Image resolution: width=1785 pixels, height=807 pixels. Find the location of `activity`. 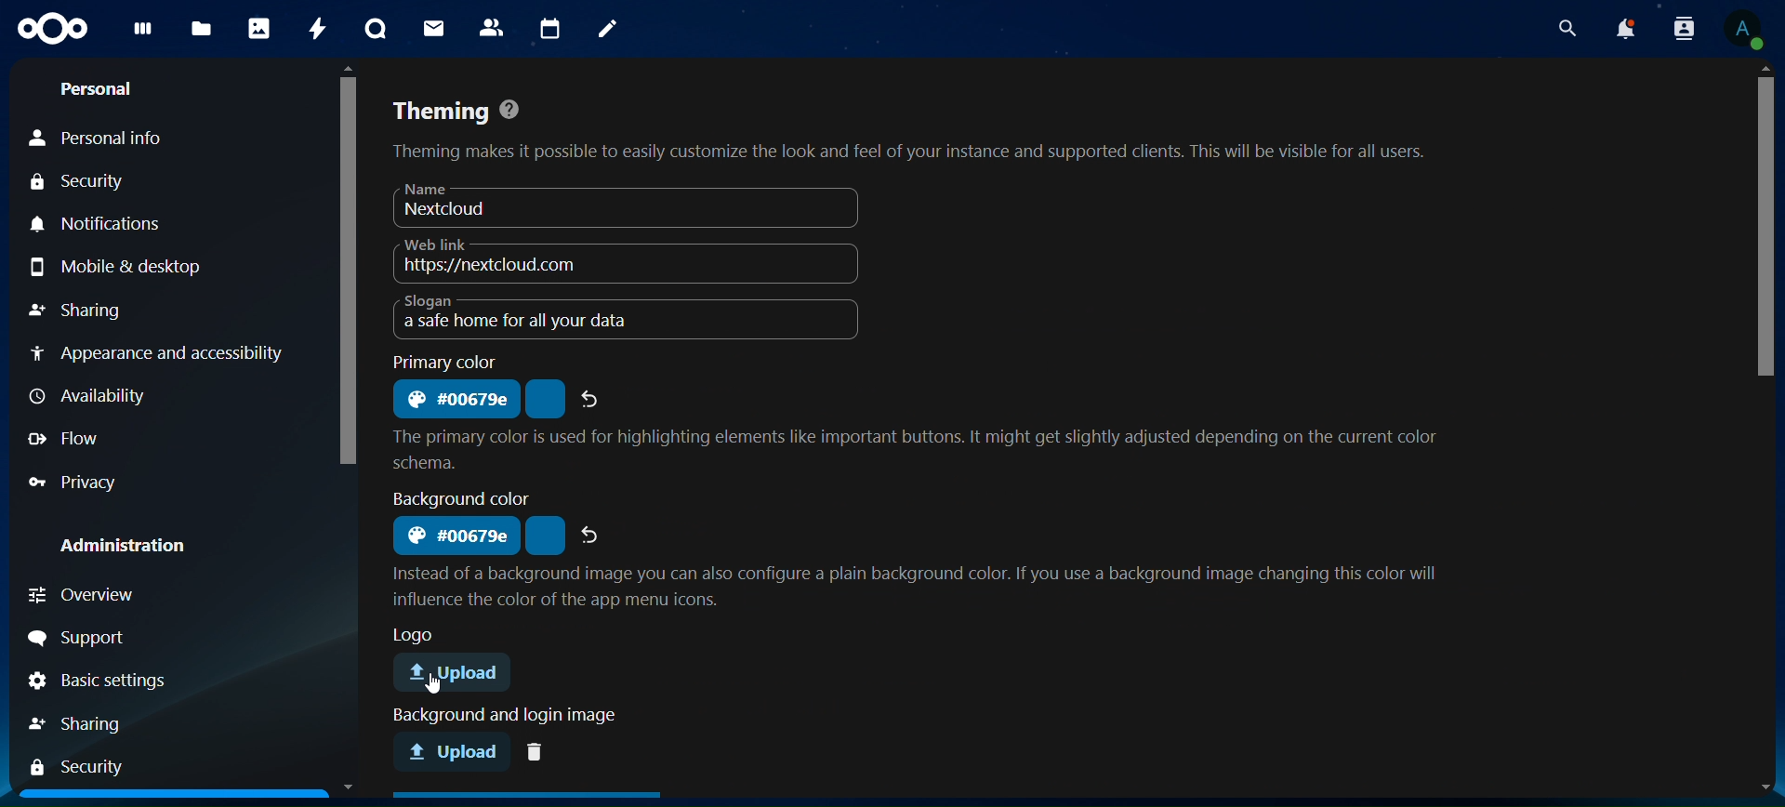

activity is located at coordinates (319, 27).